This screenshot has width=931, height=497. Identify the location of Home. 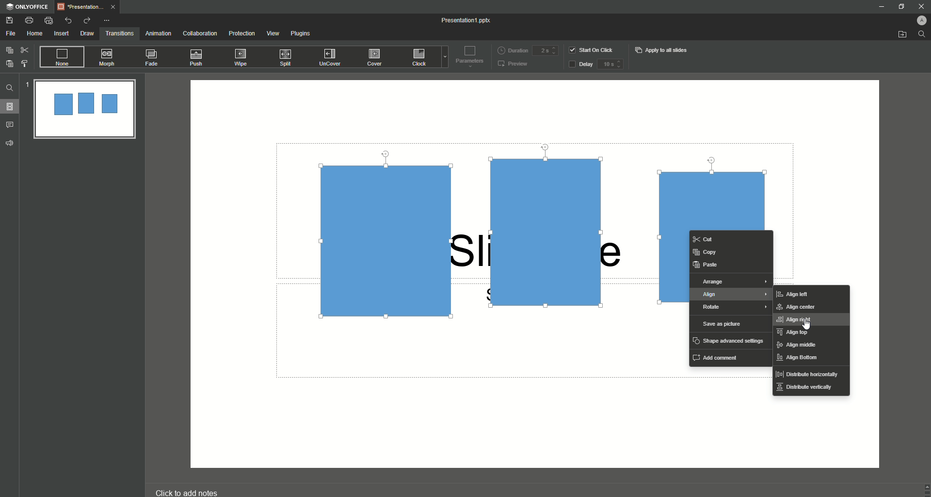
(35, 34).